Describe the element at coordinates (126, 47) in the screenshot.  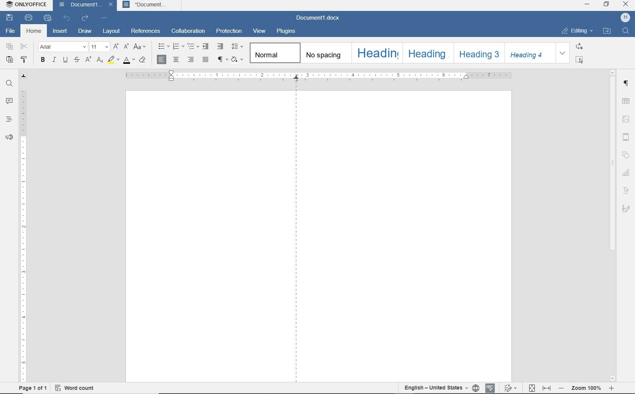
I see `DECREMENT FONT SIZE` at that location.